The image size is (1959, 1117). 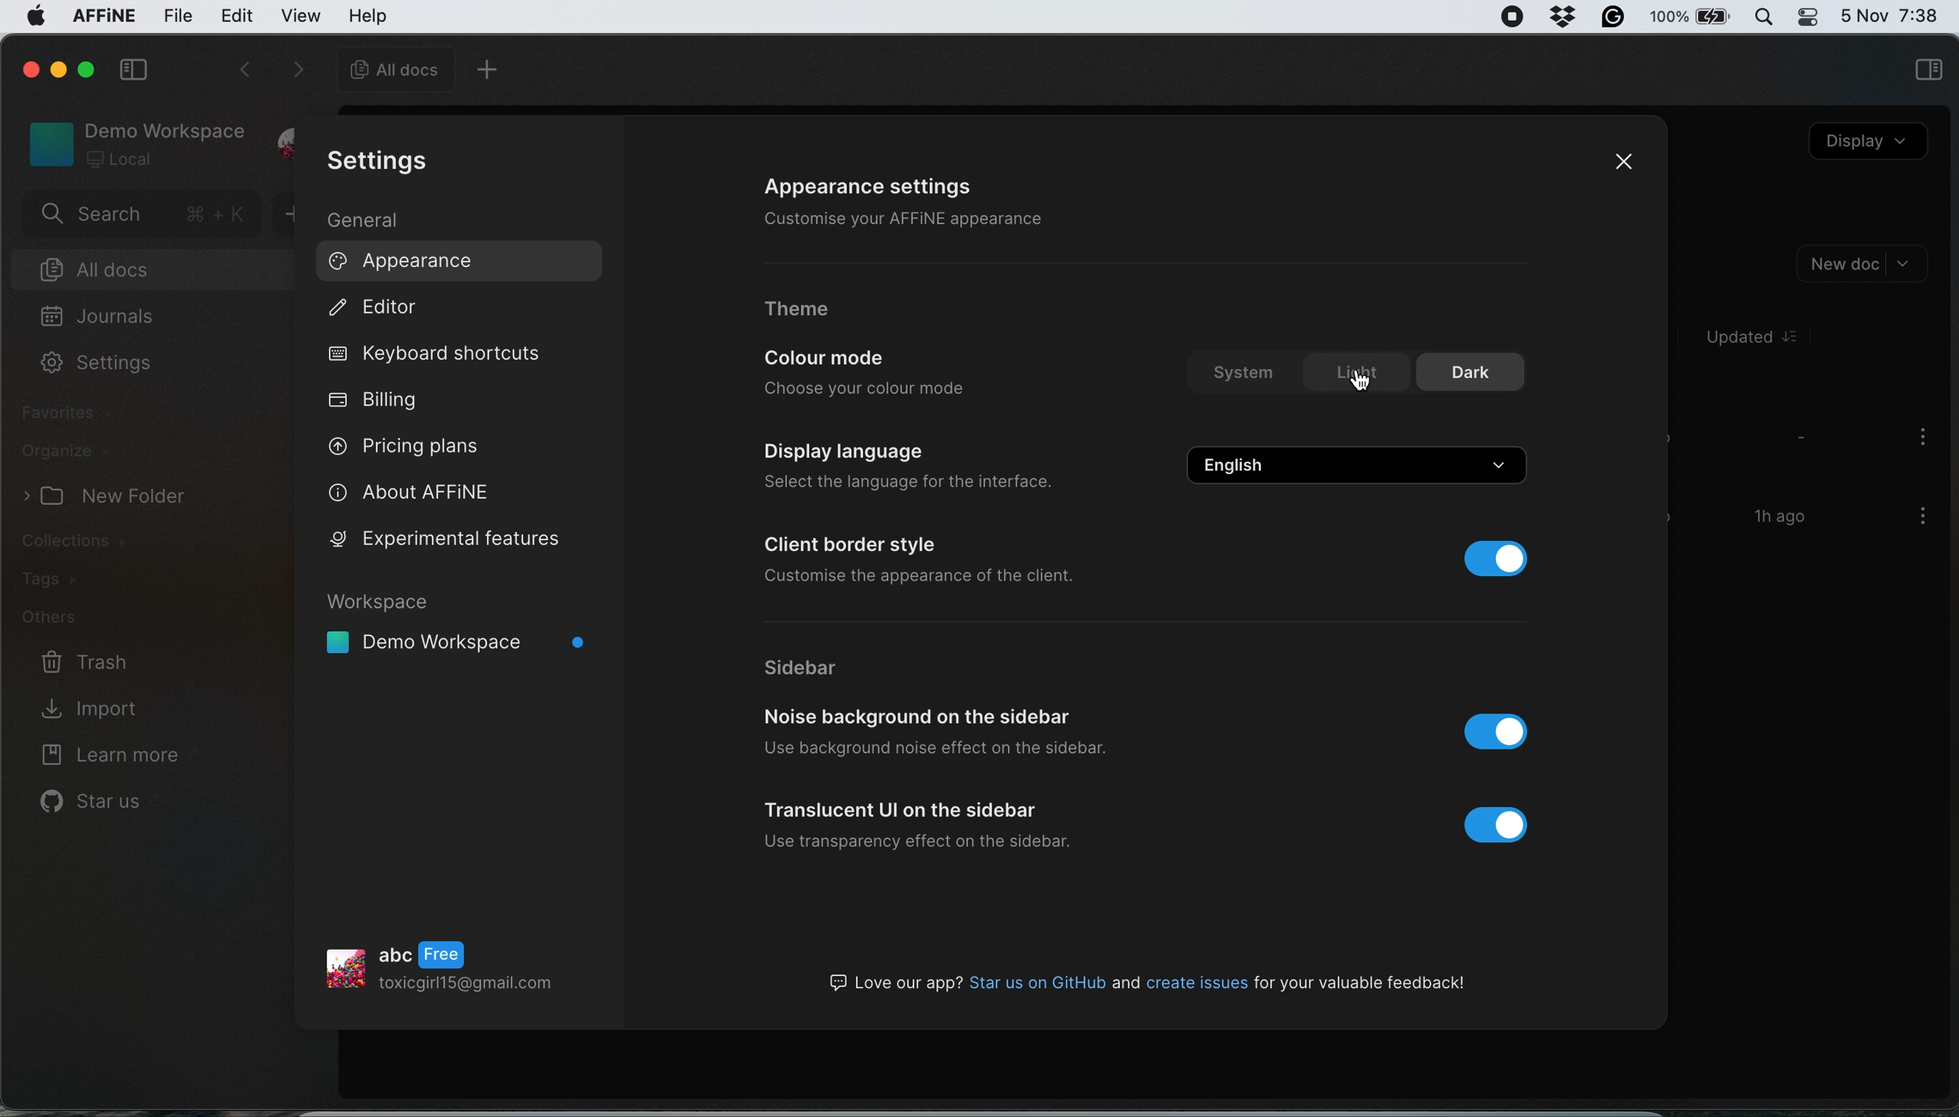 I want to click on date and time, so click(x=1891, y=14).